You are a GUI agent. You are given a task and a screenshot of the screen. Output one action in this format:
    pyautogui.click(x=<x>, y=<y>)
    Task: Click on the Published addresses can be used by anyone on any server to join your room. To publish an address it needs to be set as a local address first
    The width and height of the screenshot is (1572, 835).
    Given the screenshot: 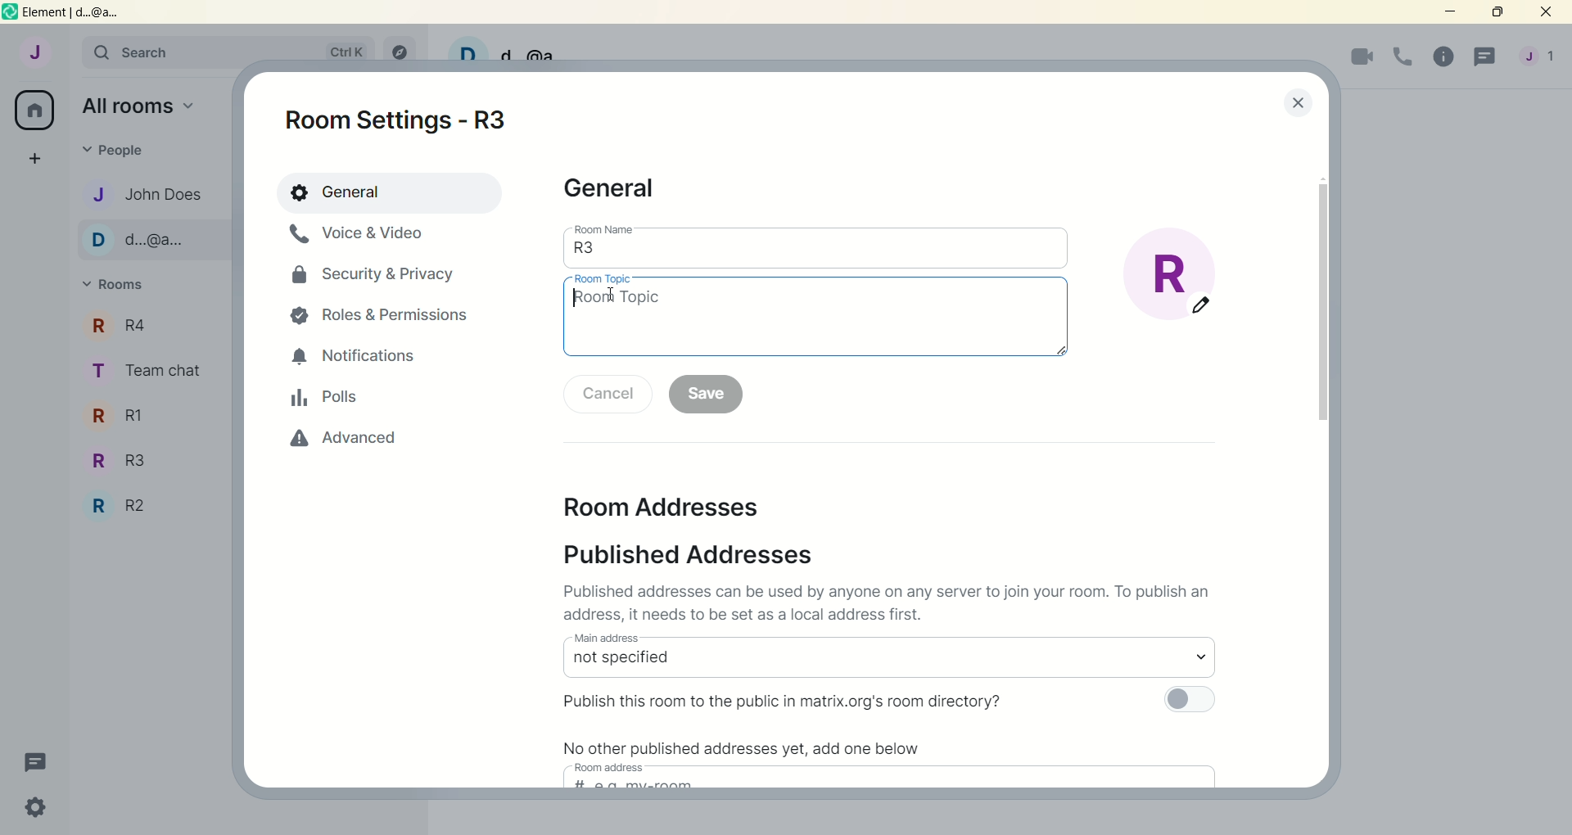 What is the action you would take?
    pyautogui.click(x=895, y=603)
    